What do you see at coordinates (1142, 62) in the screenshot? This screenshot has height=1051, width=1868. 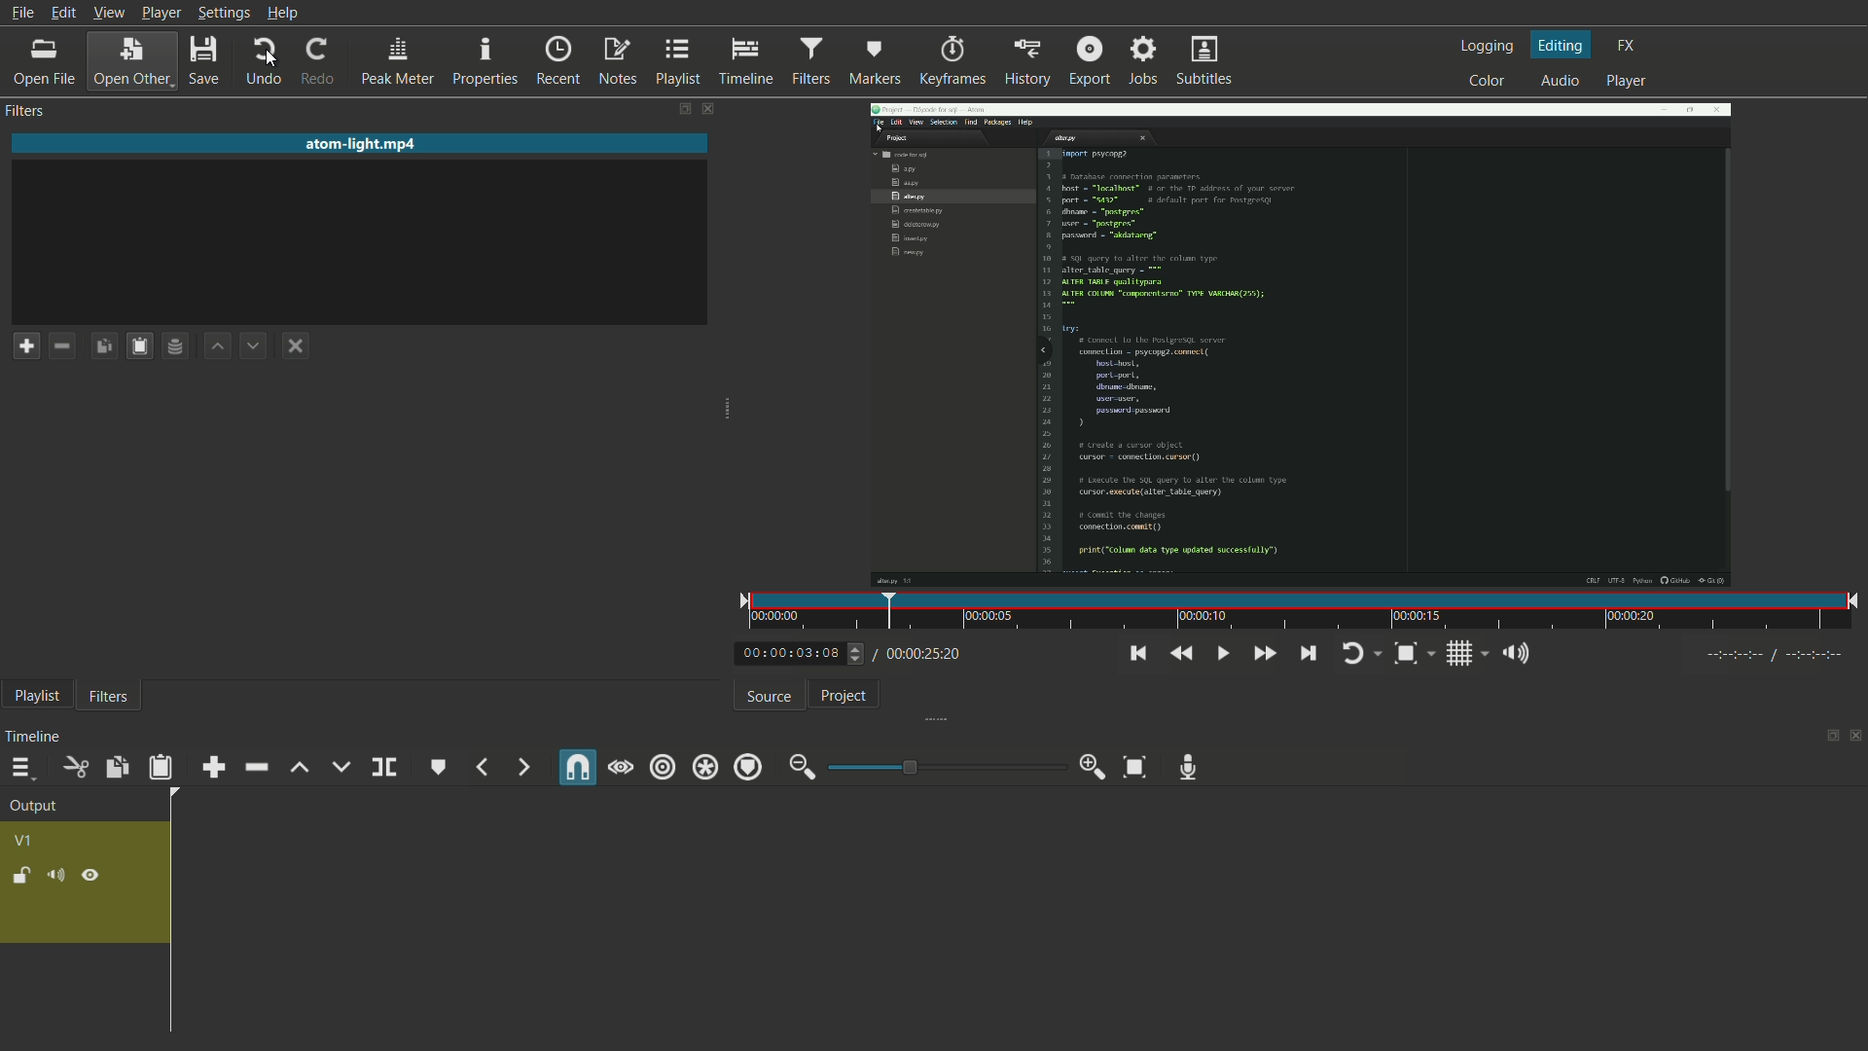 I see `jobs` at bounding box center [1142, 62].